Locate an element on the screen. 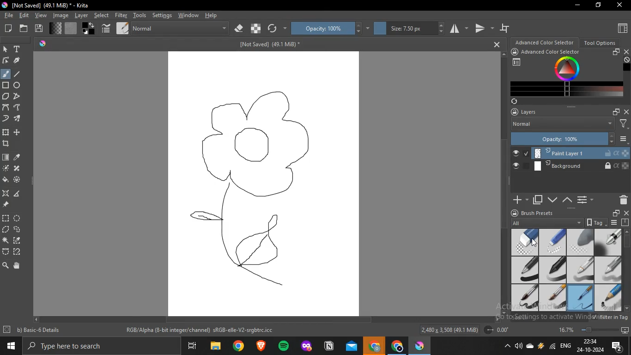 This screenshot has height=355, width=631. pan tool is located at coordinates (17, 265).